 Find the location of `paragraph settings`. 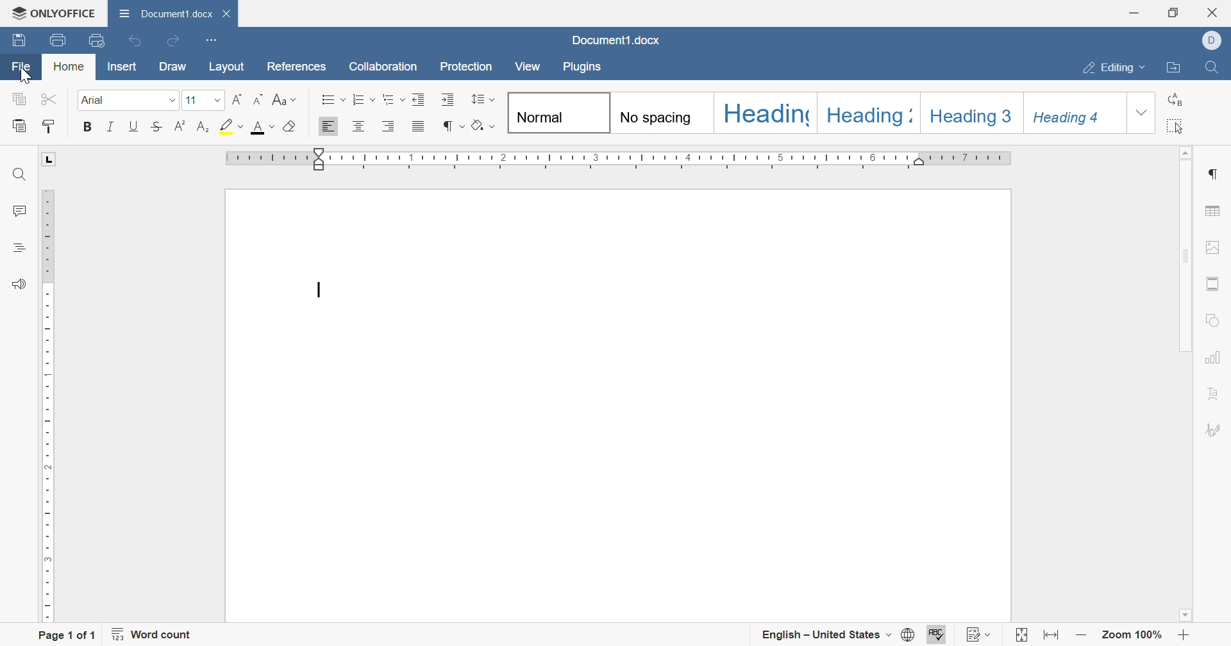

paragraph settings is located at coordinates (1211, 174).